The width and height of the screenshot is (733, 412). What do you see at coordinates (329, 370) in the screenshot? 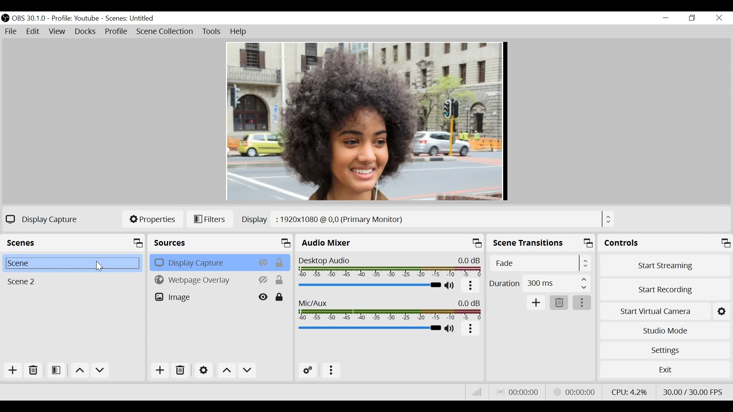
I see `more options` at bounding box center [329, 370].